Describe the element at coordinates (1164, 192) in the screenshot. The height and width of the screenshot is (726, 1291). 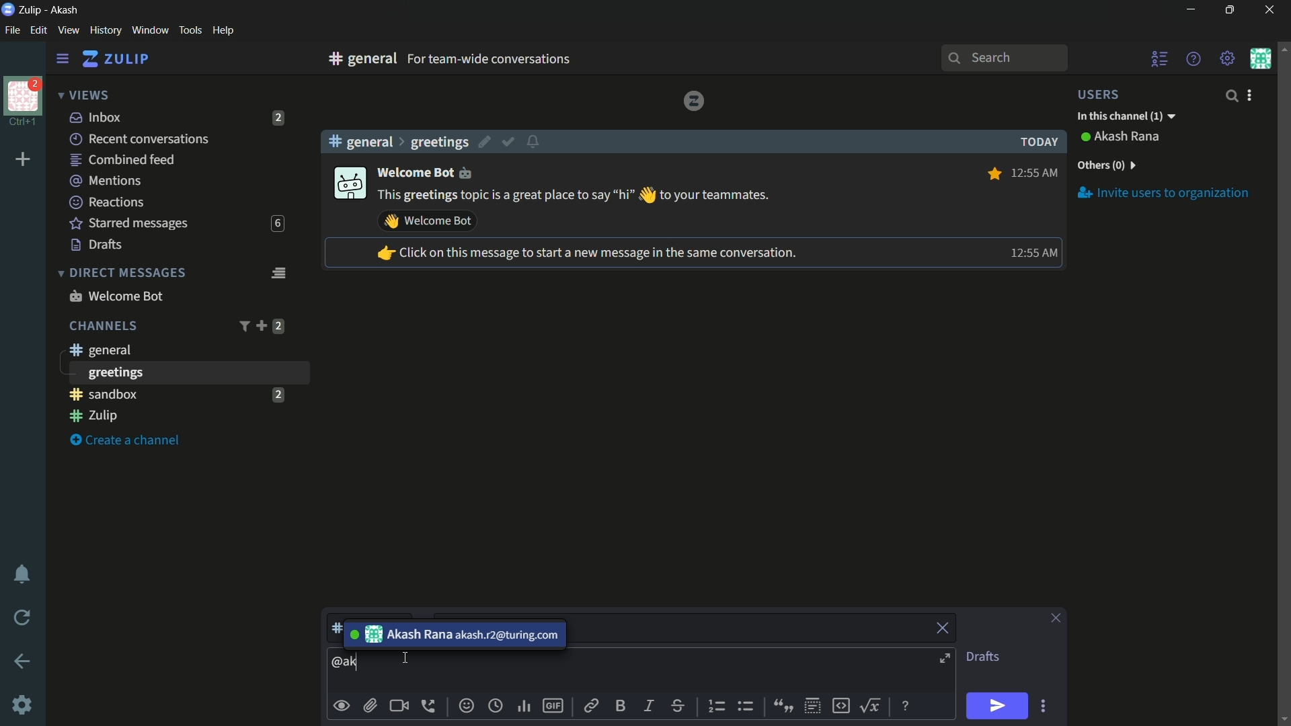
I see `invite users to organization` at that location.